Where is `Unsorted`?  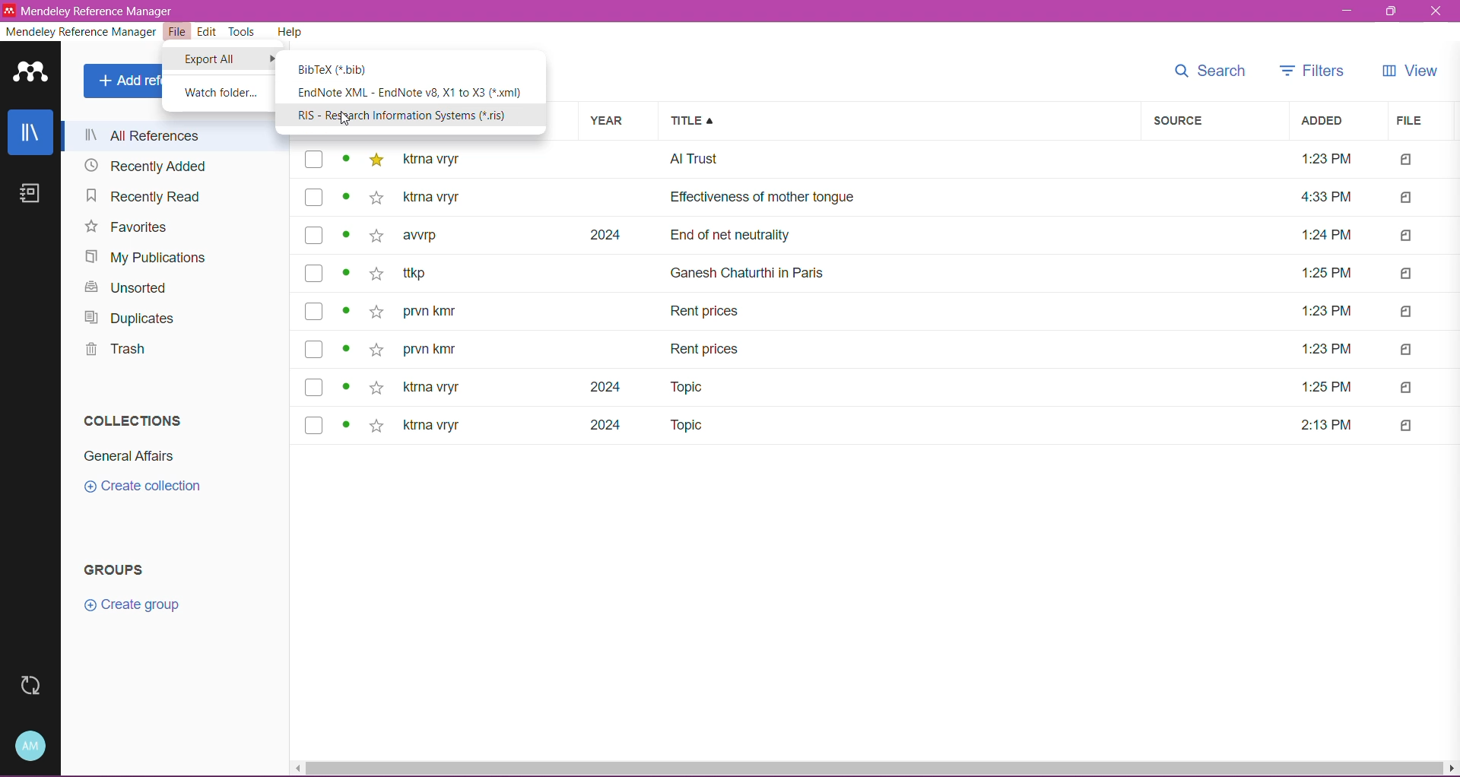
Unsorted is located at coordinates (124, 288).